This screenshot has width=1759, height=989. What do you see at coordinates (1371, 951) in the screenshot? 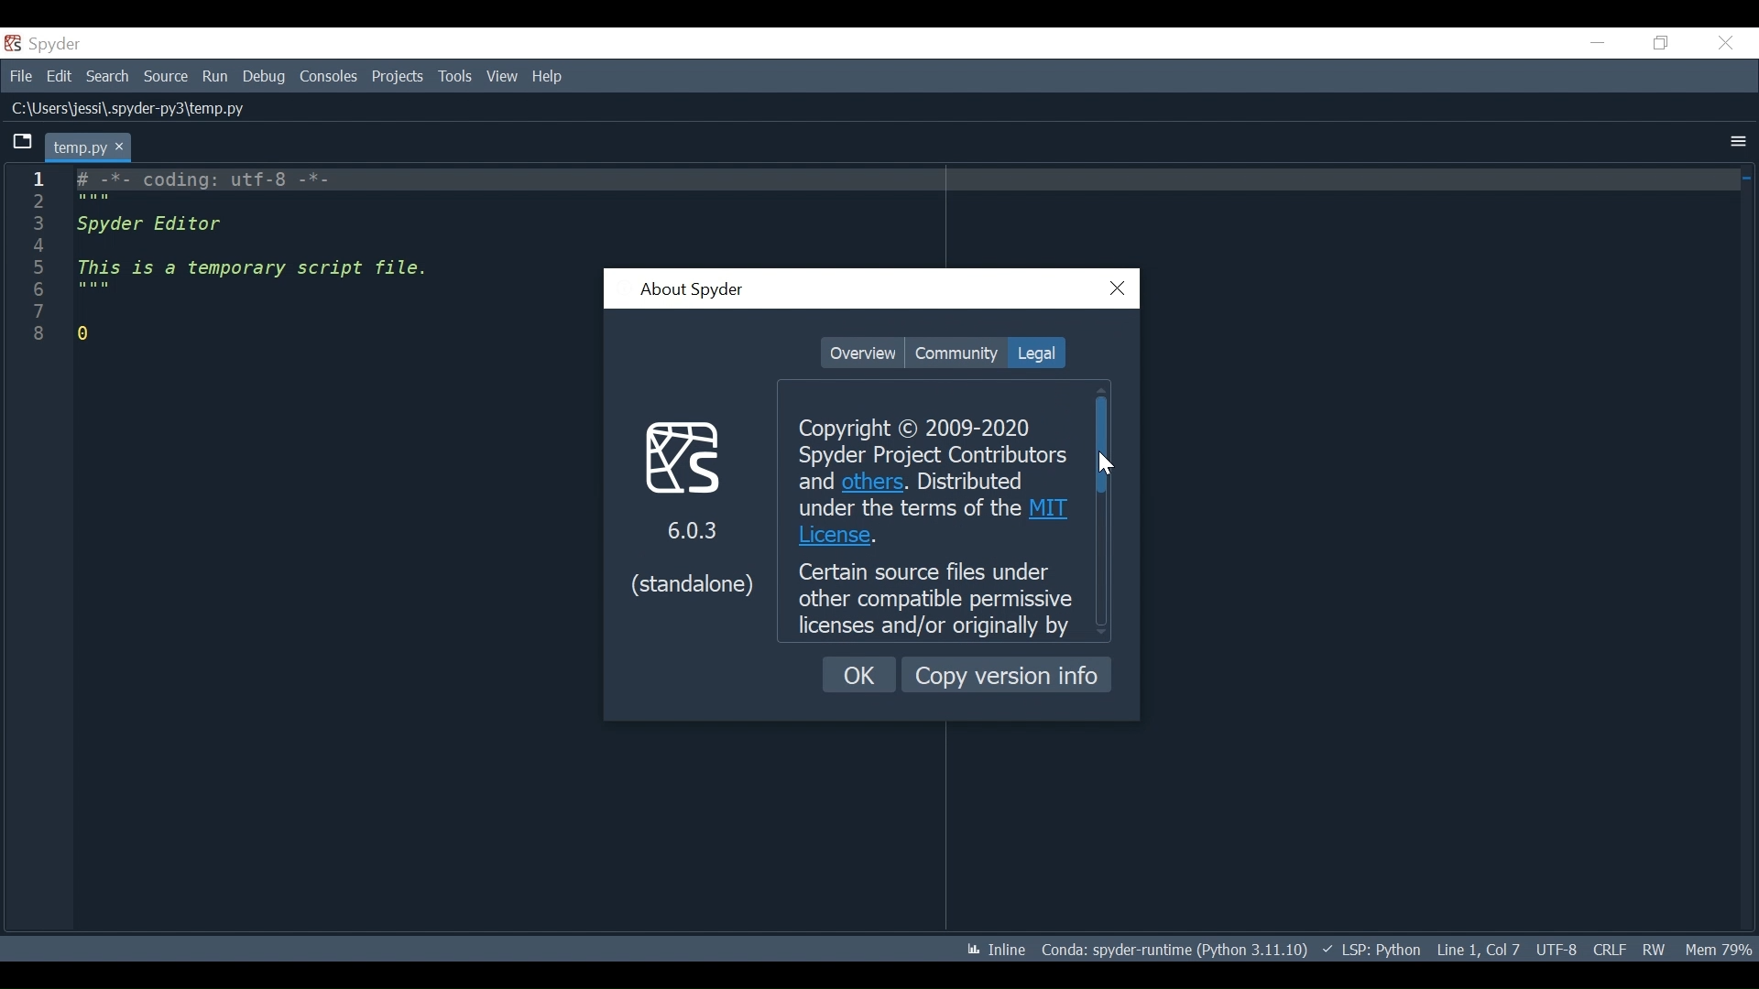
I see `LSP: Python` at bounding box center [1371, 951].